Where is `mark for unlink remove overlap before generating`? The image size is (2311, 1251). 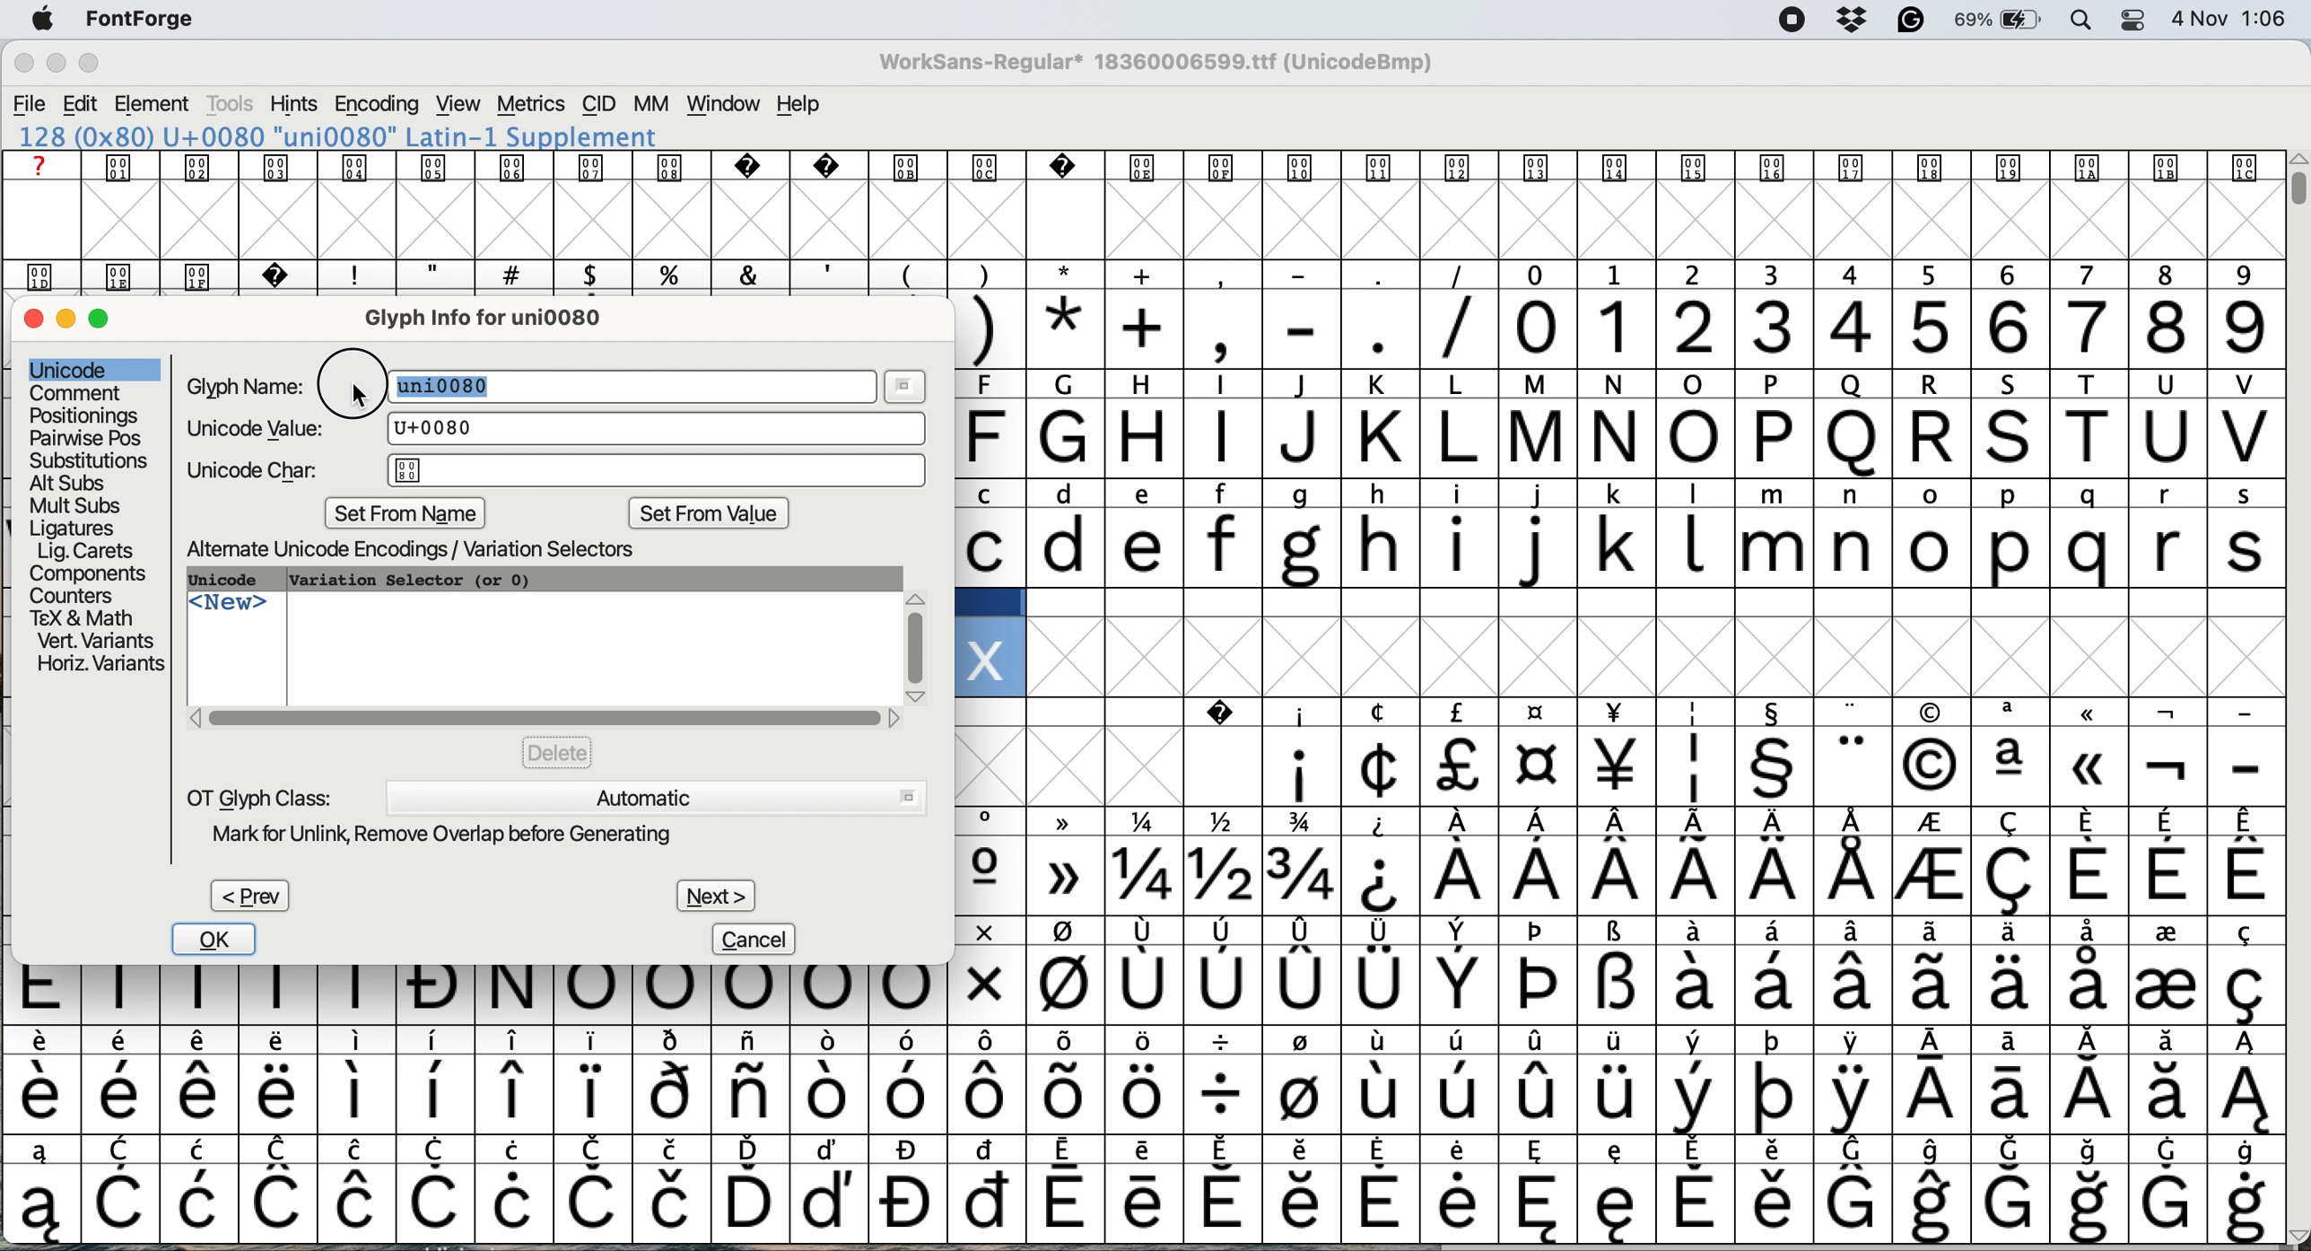 mark for unlink remove overlap before generating is located at coordinates (462, 836).